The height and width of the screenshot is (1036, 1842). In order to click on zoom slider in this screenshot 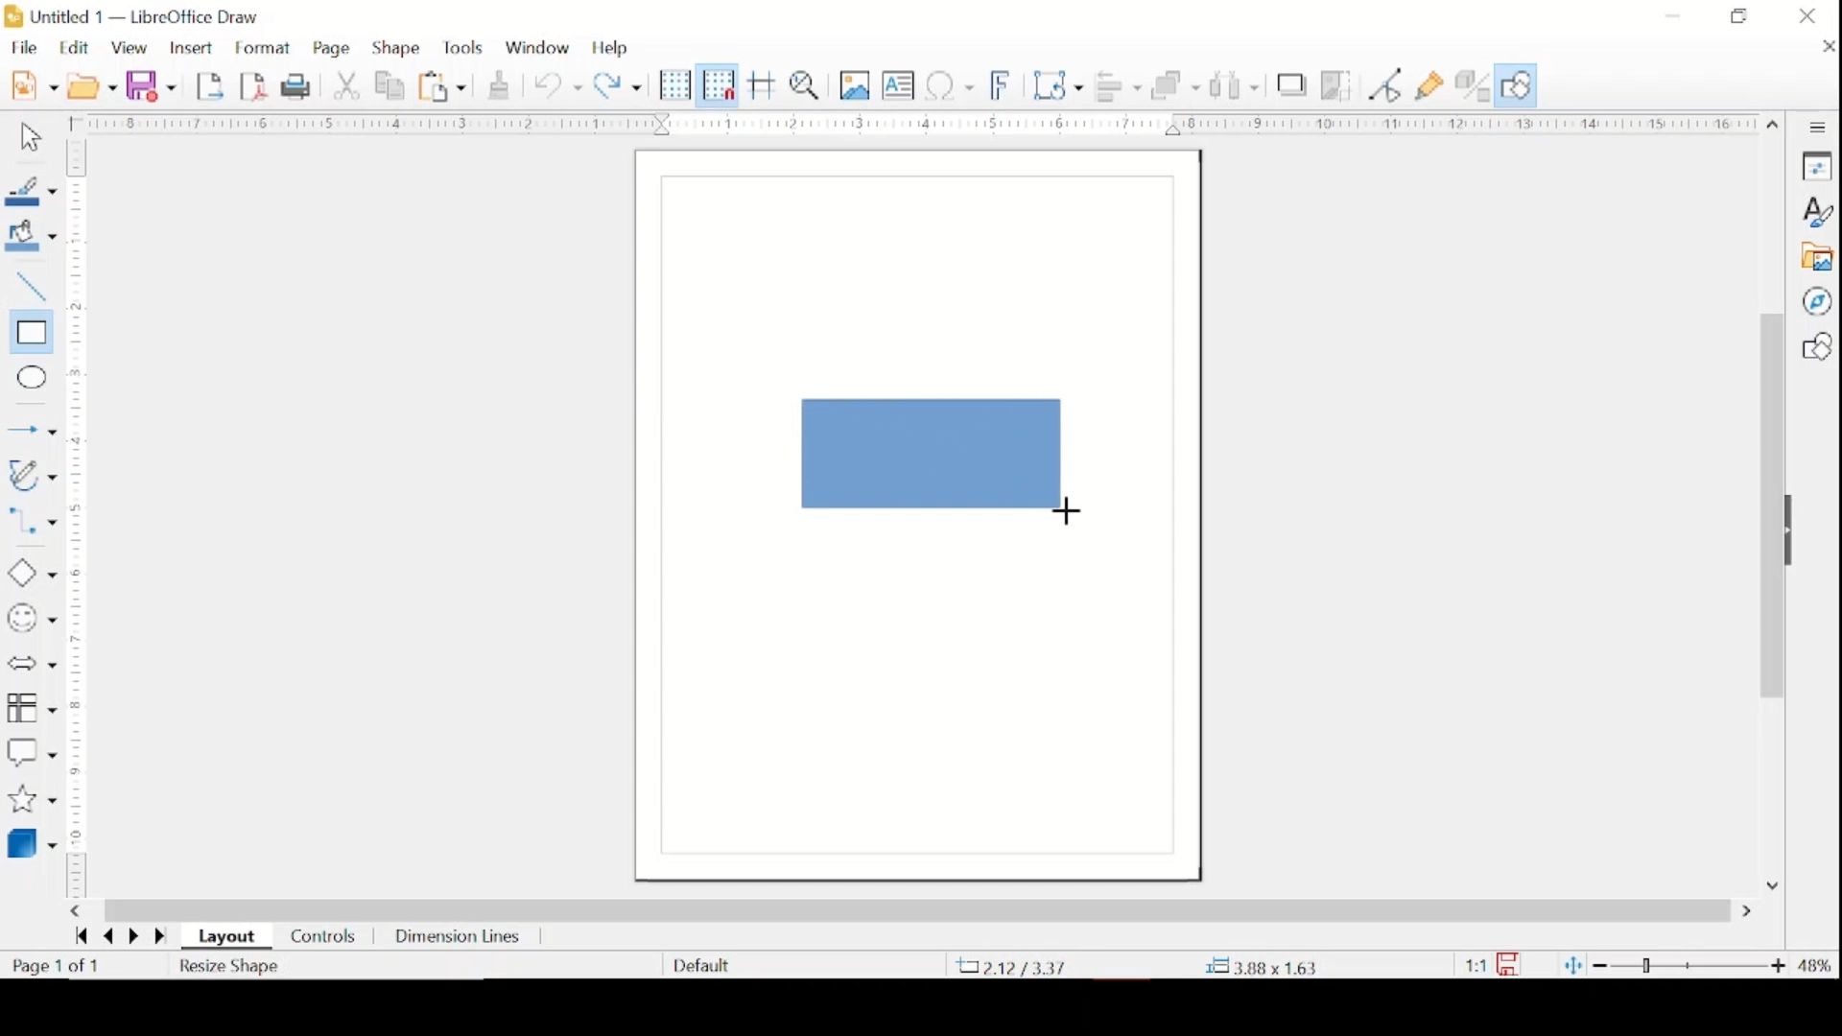, I will do `click(1691, 965)`.